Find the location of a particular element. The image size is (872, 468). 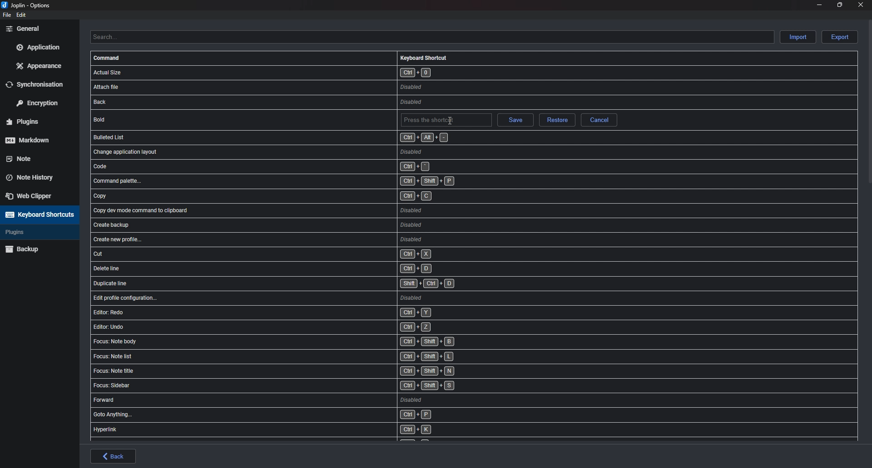

shortcut is located at coordinates (301, 415).